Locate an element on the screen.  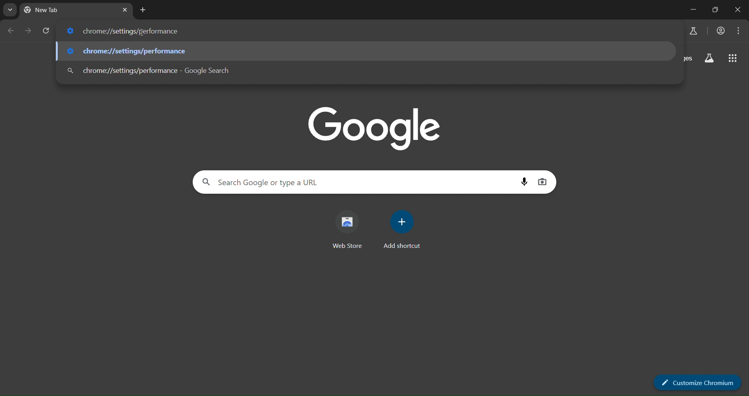
chrome://settings/performance is located at coordinates (364, 51).